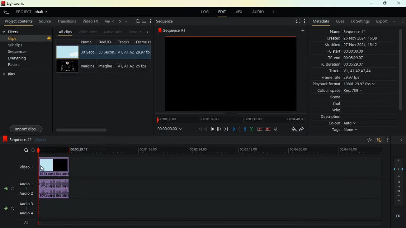 This screenshot has width=406, height=228. What do you see at coordinates (126, 22) in the screenshot?
I see `more` at bounding box center [126, 22].